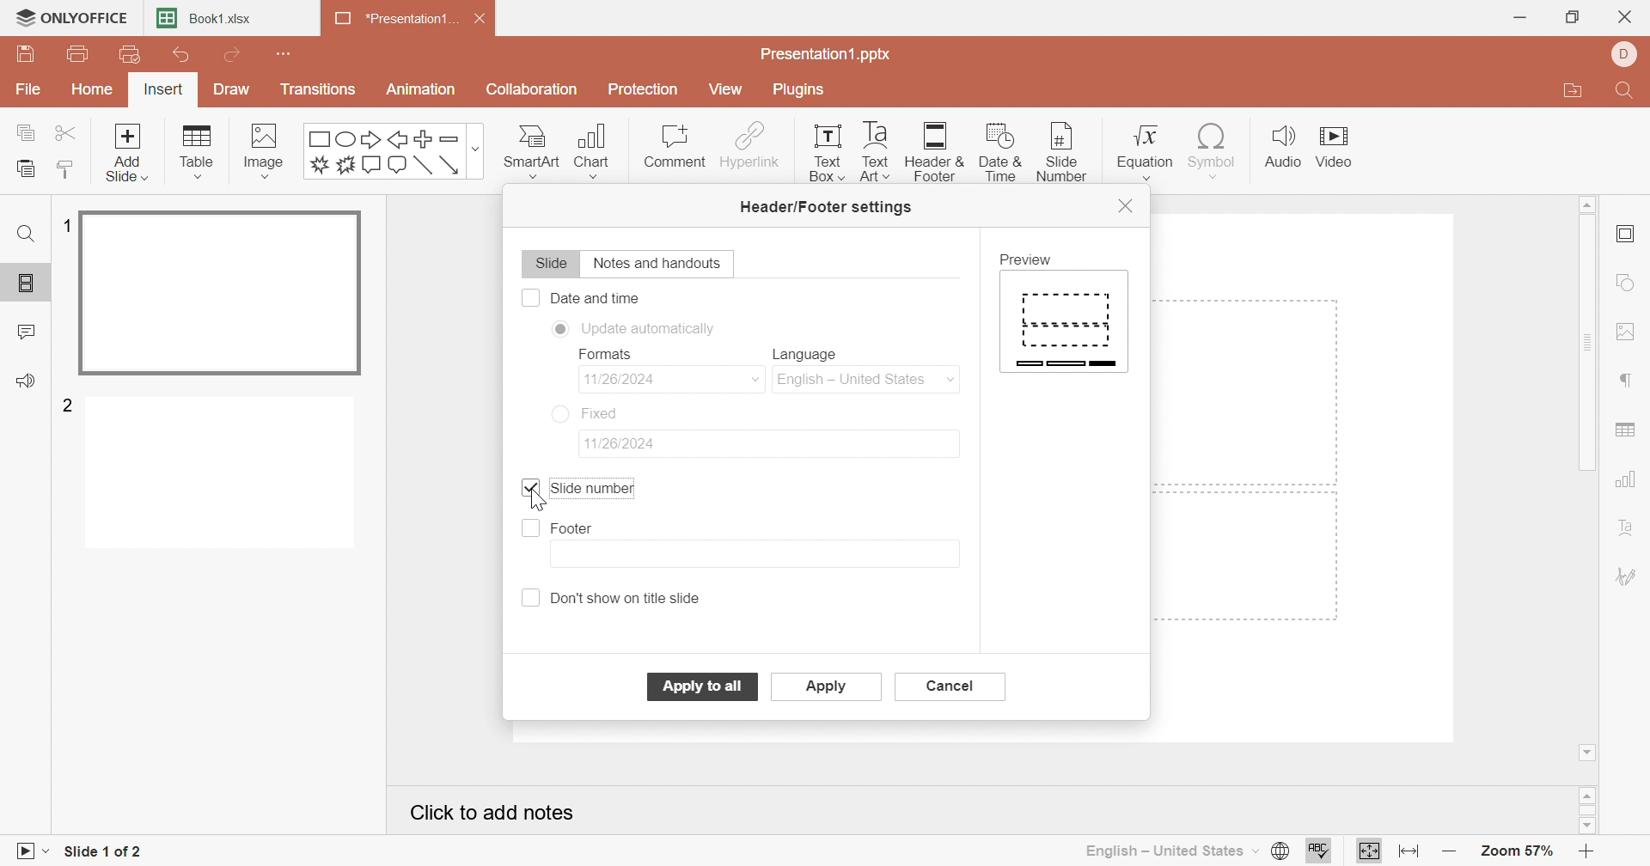  What do you see at coordinates (1627, 576) in the screenshot?
I see `Signature settings` at bounding box center [1627, 576].